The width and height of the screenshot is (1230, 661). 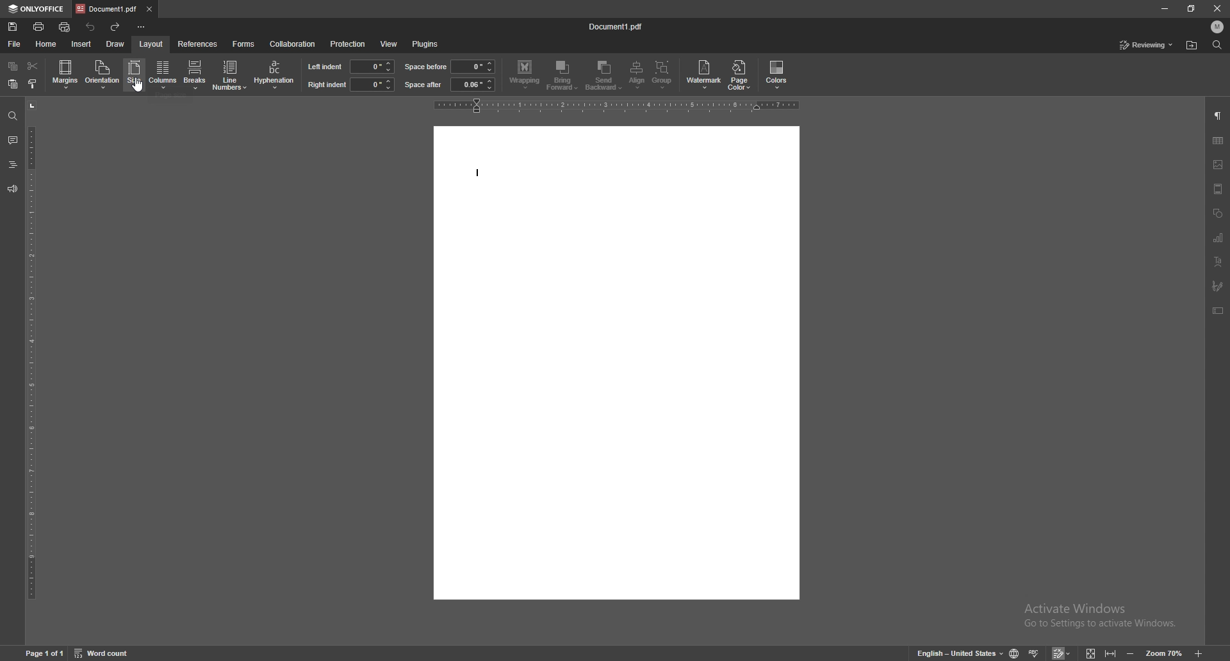 I want to click on text box, so click(x=1218, y=311).